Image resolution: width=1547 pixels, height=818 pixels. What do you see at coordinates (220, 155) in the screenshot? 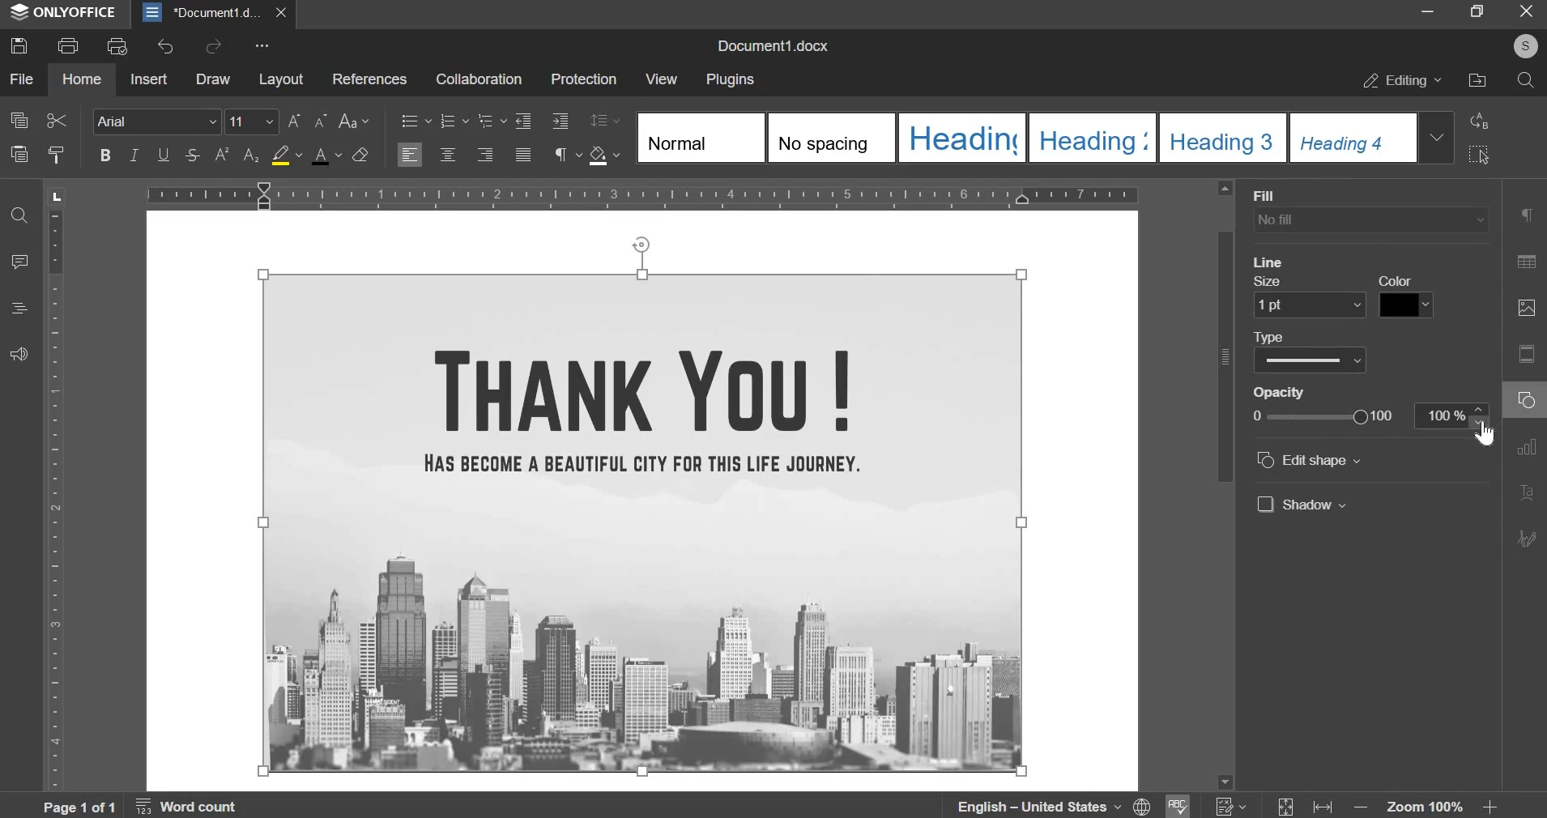
I see `superscript` at bounding box center [220, 155].